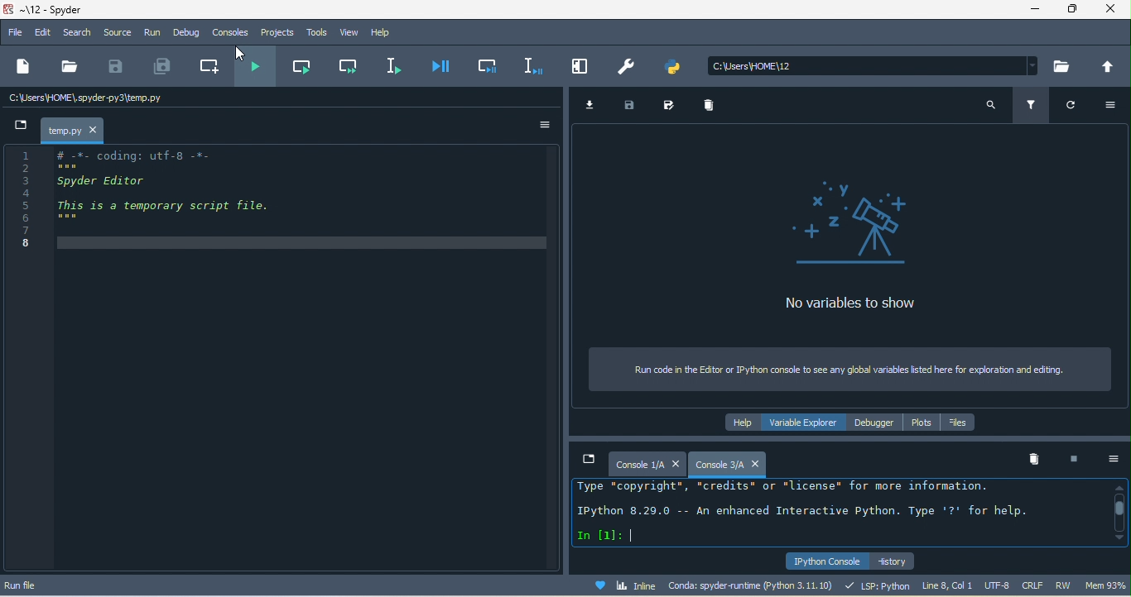  What do you see at coordinates (15, 34) in the screenshot?
I see `file` at bounding box center [15, 34].